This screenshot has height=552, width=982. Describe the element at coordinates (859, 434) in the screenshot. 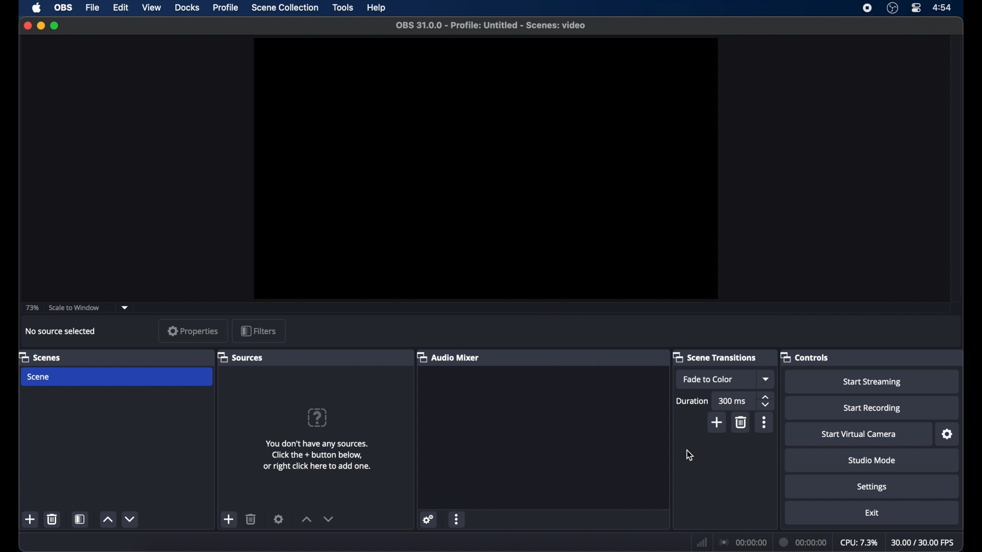

I see `startvirtual camera` at that location.